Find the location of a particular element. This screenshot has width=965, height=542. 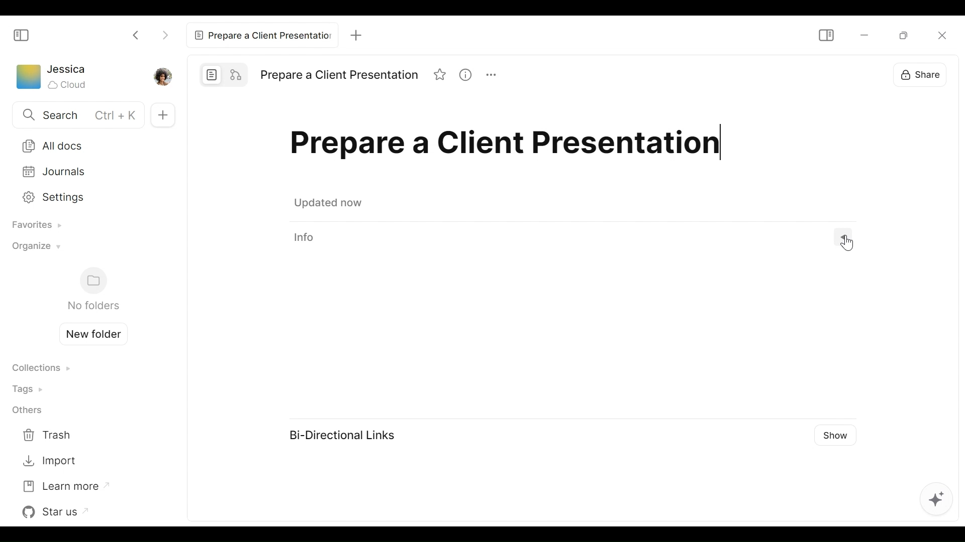

Profile picture is located at coordinates (161, 76).